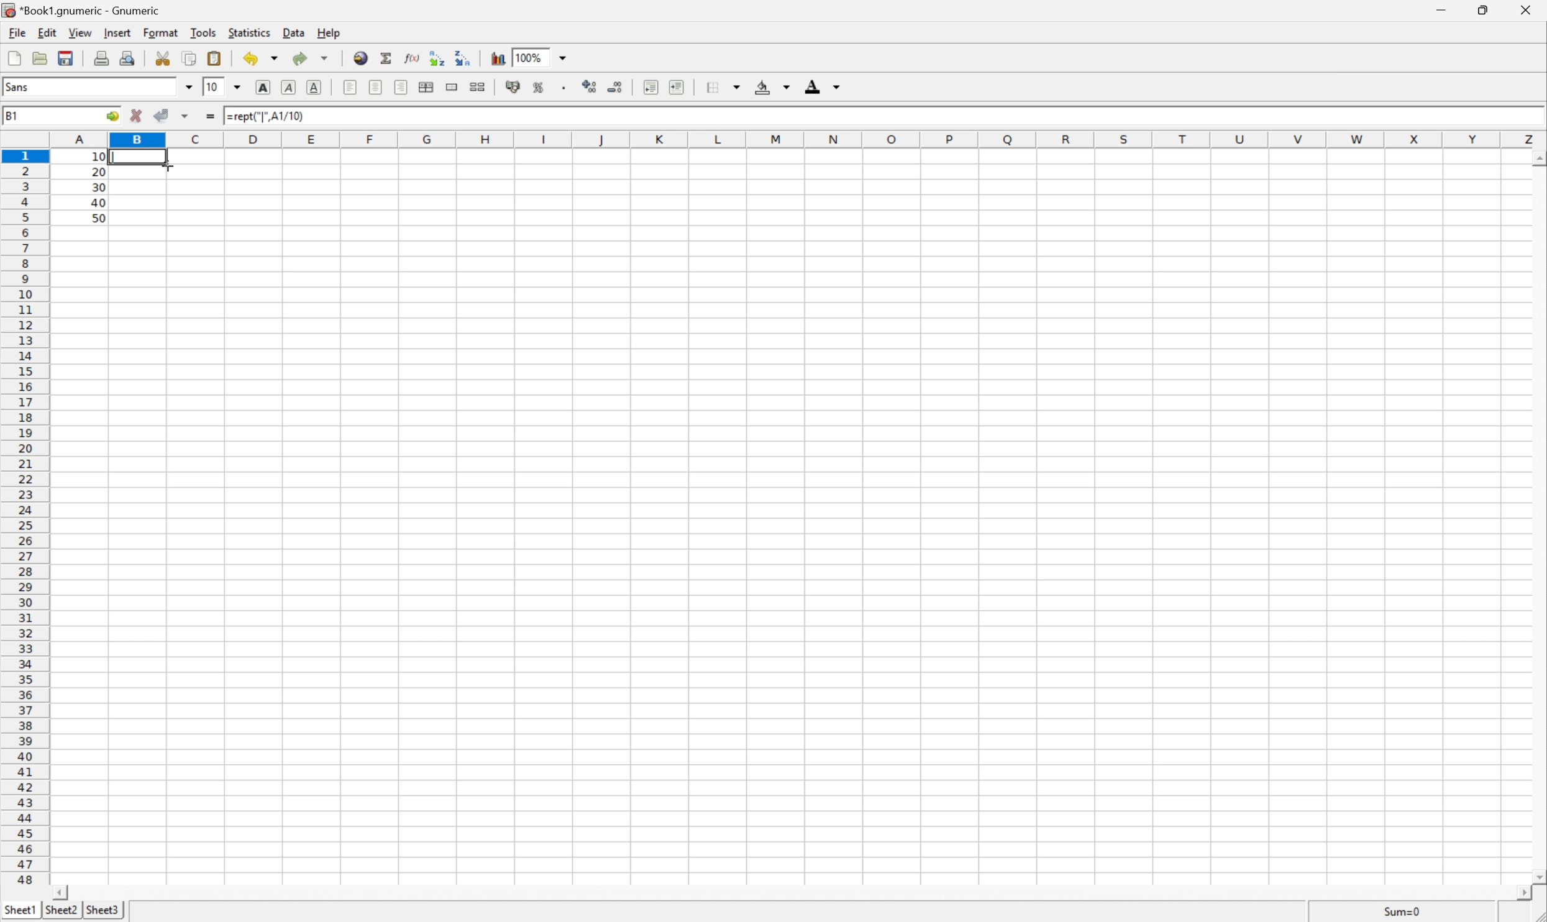  Describe the element at coordinates (823, 85) in the screenshot. I see `Foreground` at that location.